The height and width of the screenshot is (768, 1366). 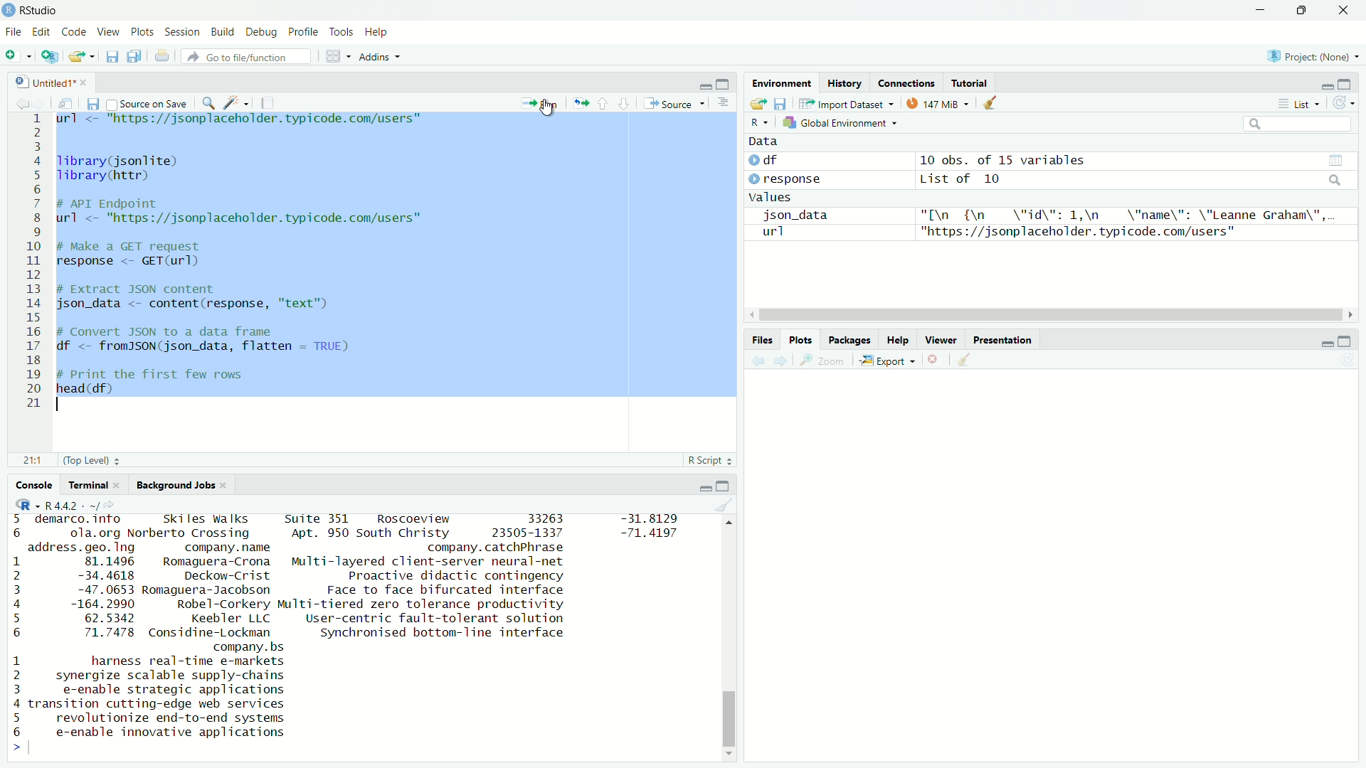 I want to click on # Print the first few rows
head (df), so click(x=152, y=385).